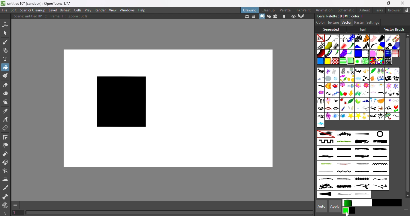 The height and width of the screenshot is (216, 410). What do you see at coordinates (363, 179) in the screenshot?
I see `spiked_chain` at bounding box center [363, 179].